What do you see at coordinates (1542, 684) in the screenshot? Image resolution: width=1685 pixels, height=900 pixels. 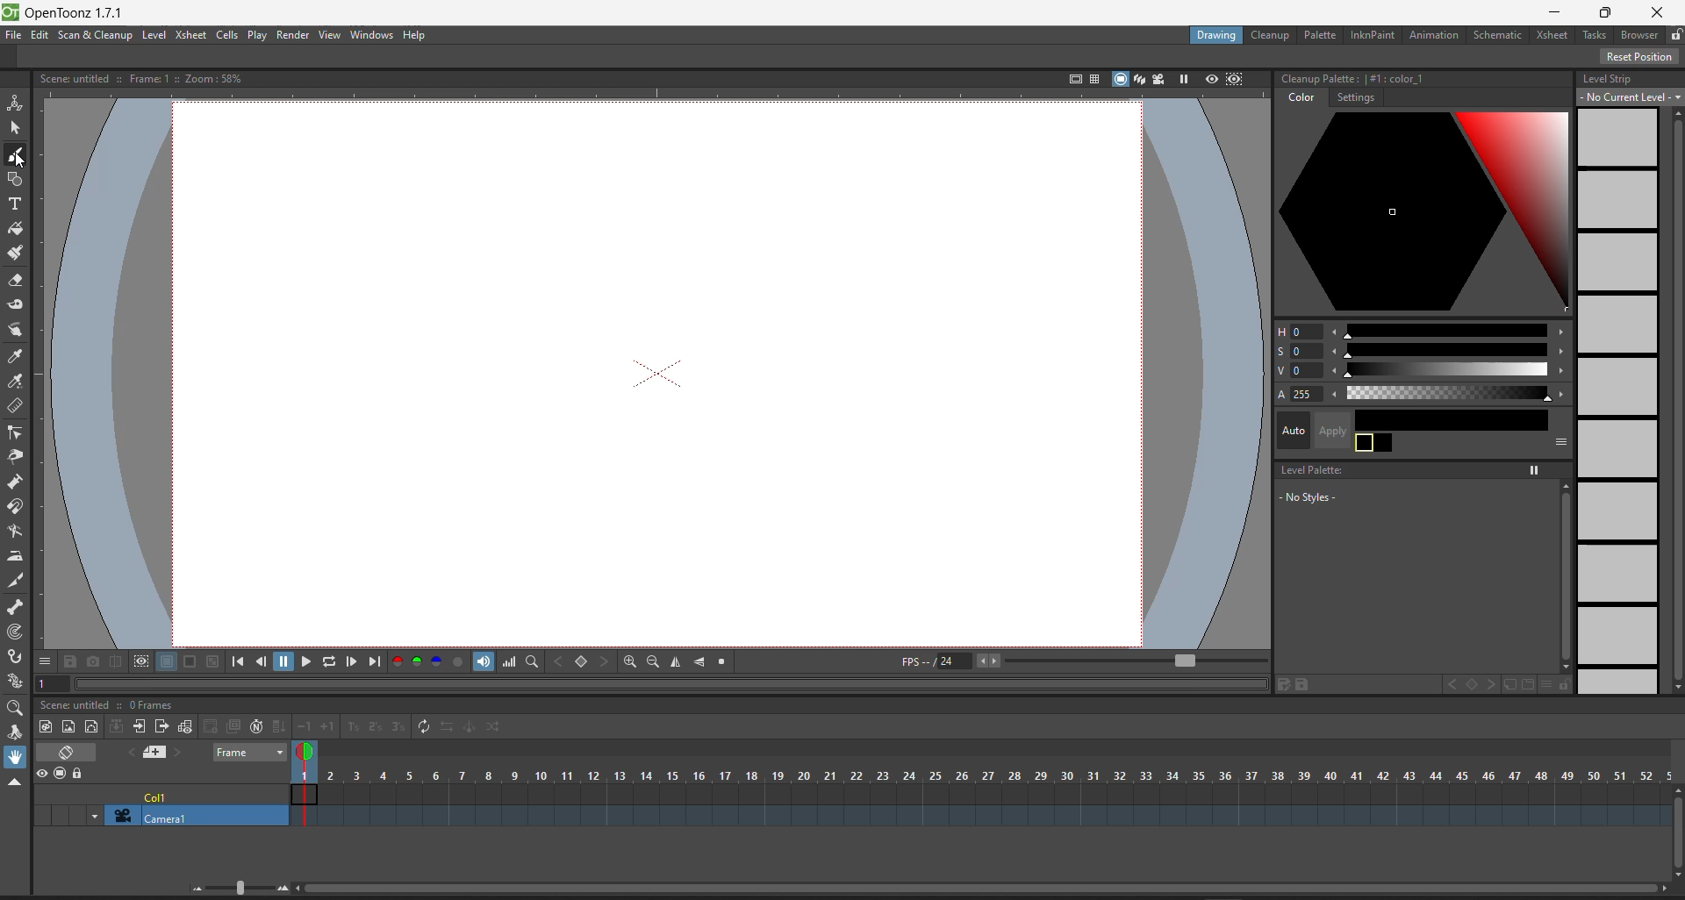 I see `more option` at bounding box center [1542, 684].